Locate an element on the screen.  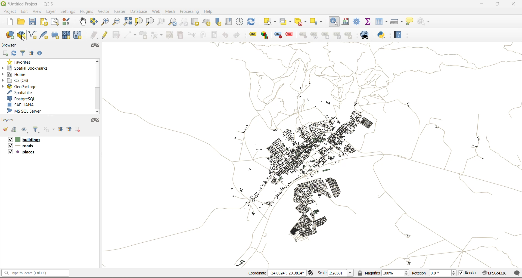
effect is located at coordinates (289, 35).